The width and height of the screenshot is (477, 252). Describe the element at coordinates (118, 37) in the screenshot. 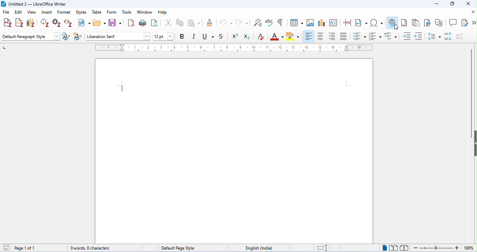

I see `font style` at that location.